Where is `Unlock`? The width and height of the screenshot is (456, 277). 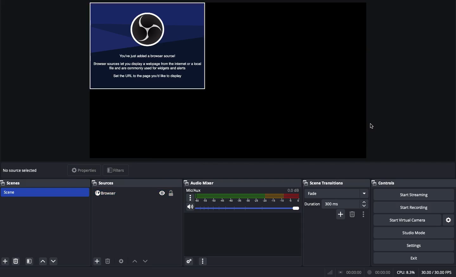
Unlock is located at coordinates (172, 194).